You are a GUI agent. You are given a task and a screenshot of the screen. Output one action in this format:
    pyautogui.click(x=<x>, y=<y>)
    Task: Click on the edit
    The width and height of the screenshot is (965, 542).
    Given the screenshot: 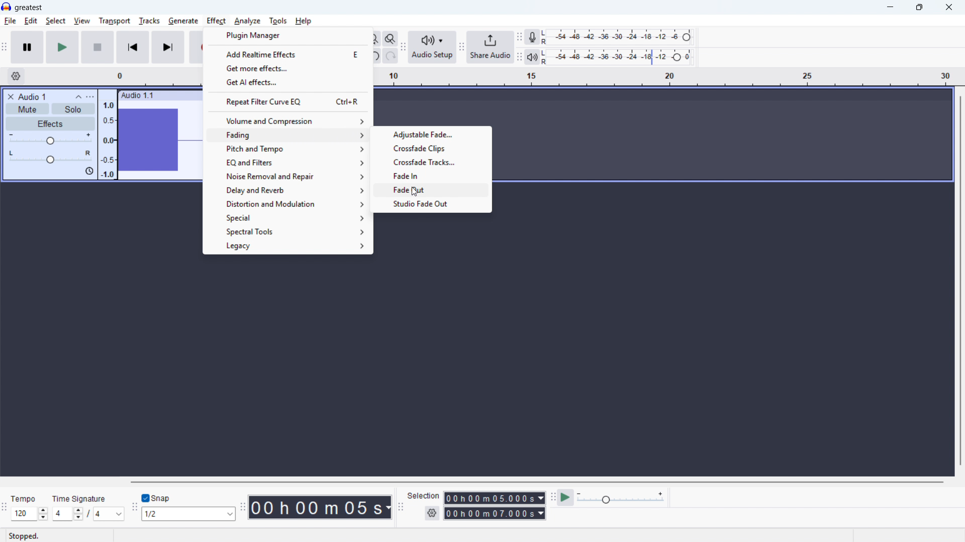 What is the action you would take?
    pyautogui.click(x=31, y=21)
    